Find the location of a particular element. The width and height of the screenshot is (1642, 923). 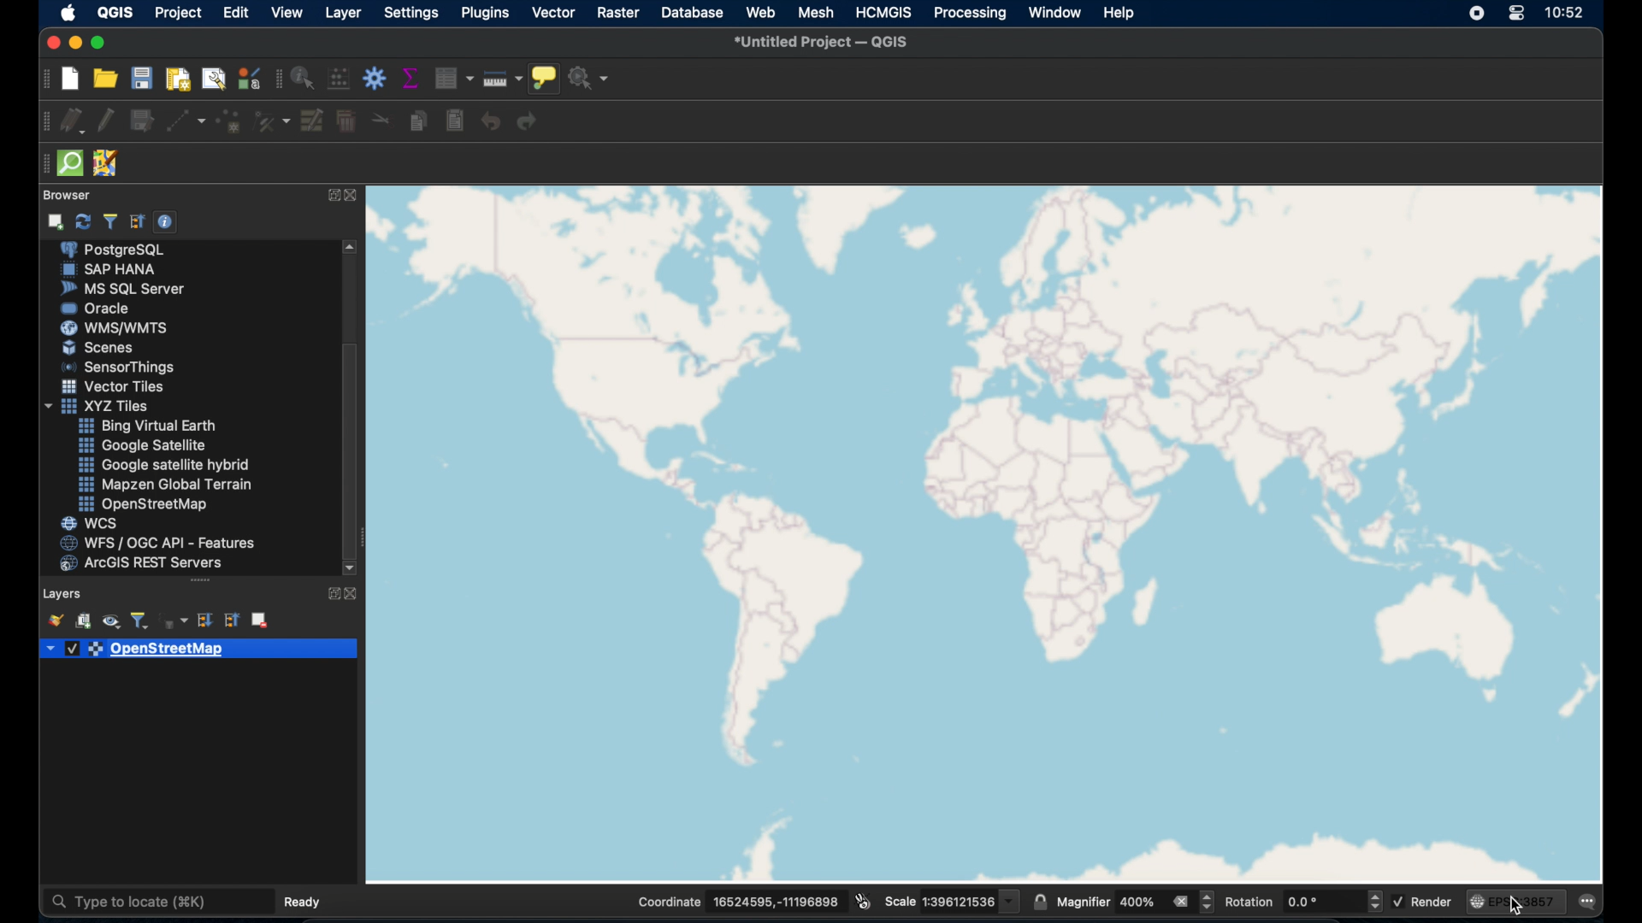

collapse all is located at coordinates (233, 620).